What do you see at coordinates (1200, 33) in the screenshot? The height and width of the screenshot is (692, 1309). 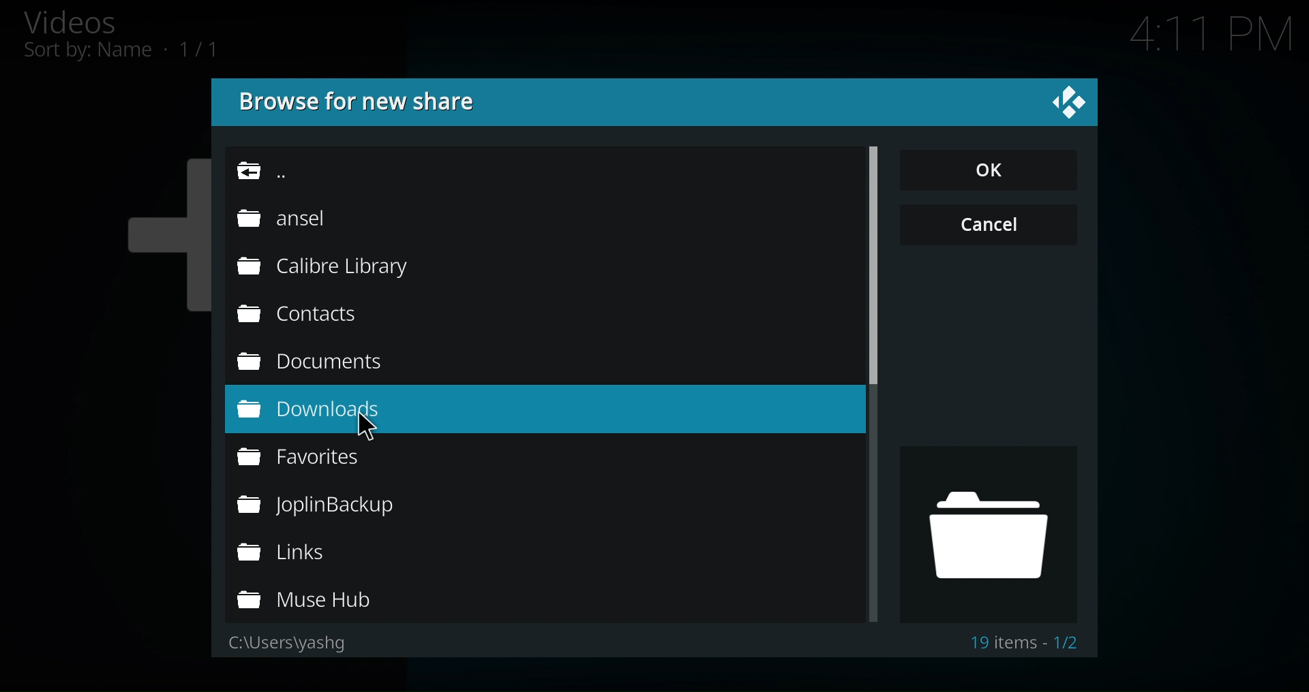 I see `4:11 PM` at bounding box center [1200, 33].